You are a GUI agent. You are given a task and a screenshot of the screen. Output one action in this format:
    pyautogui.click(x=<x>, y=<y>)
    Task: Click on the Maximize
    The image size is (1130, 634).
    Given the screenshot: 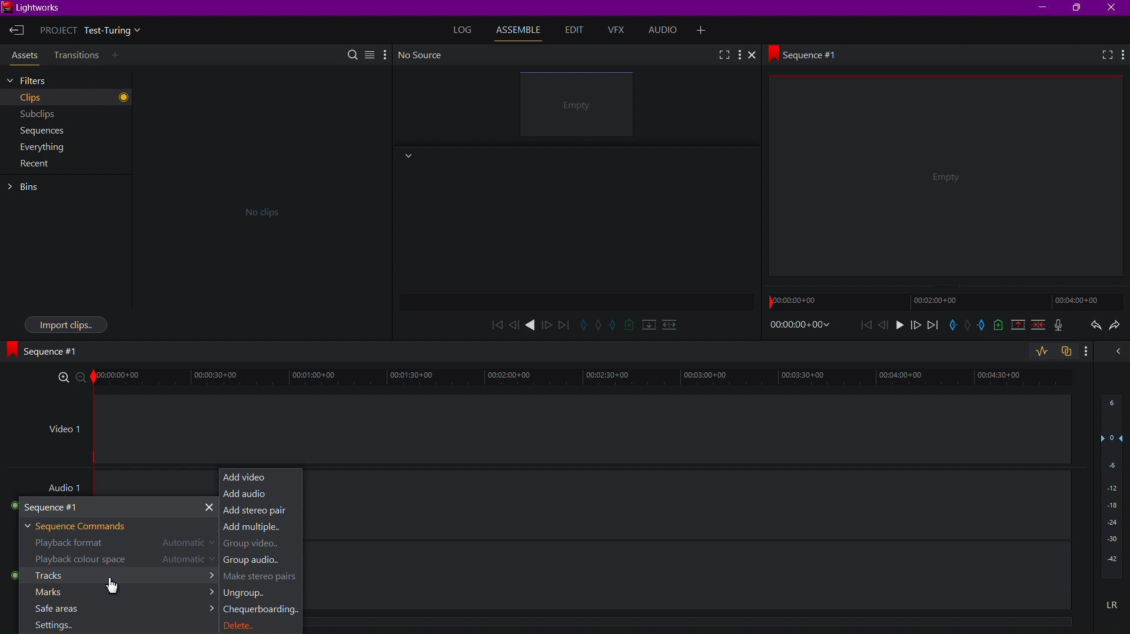 What is the action you would take?
    pyautogui.click(x=1079, y=8)
    